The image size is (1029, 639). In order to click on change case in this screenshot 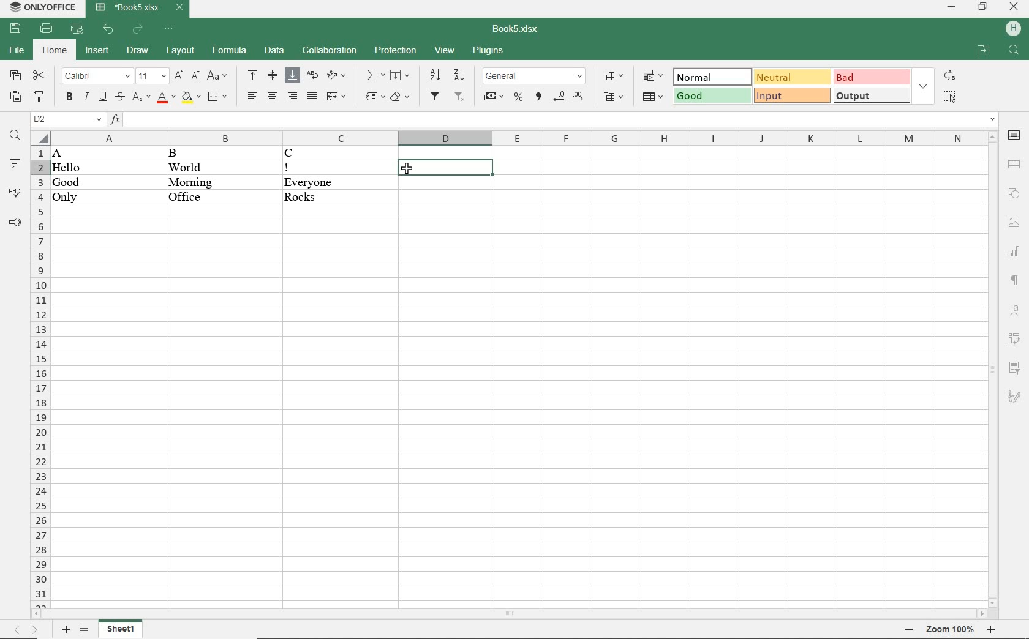, I will do `click(216, 77)`.